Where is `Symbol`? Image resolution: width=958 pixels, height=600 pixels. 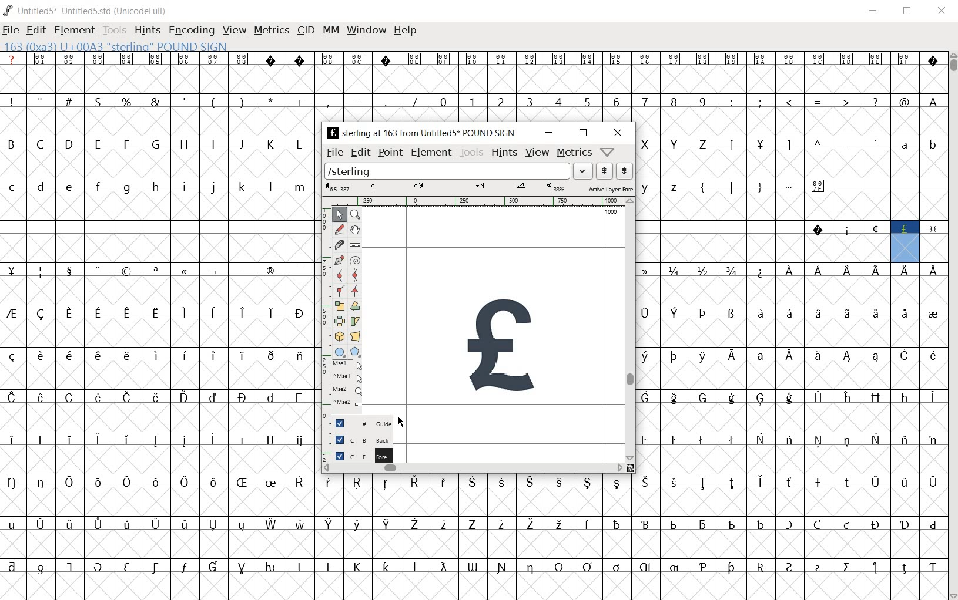
Symbol is located at coordinates (848, 440).